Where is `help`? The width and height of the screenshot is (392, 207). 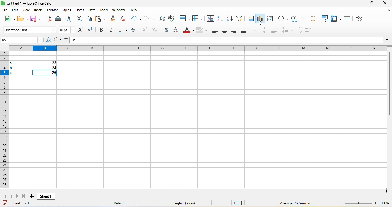 help is located at coordinates (134, 11).